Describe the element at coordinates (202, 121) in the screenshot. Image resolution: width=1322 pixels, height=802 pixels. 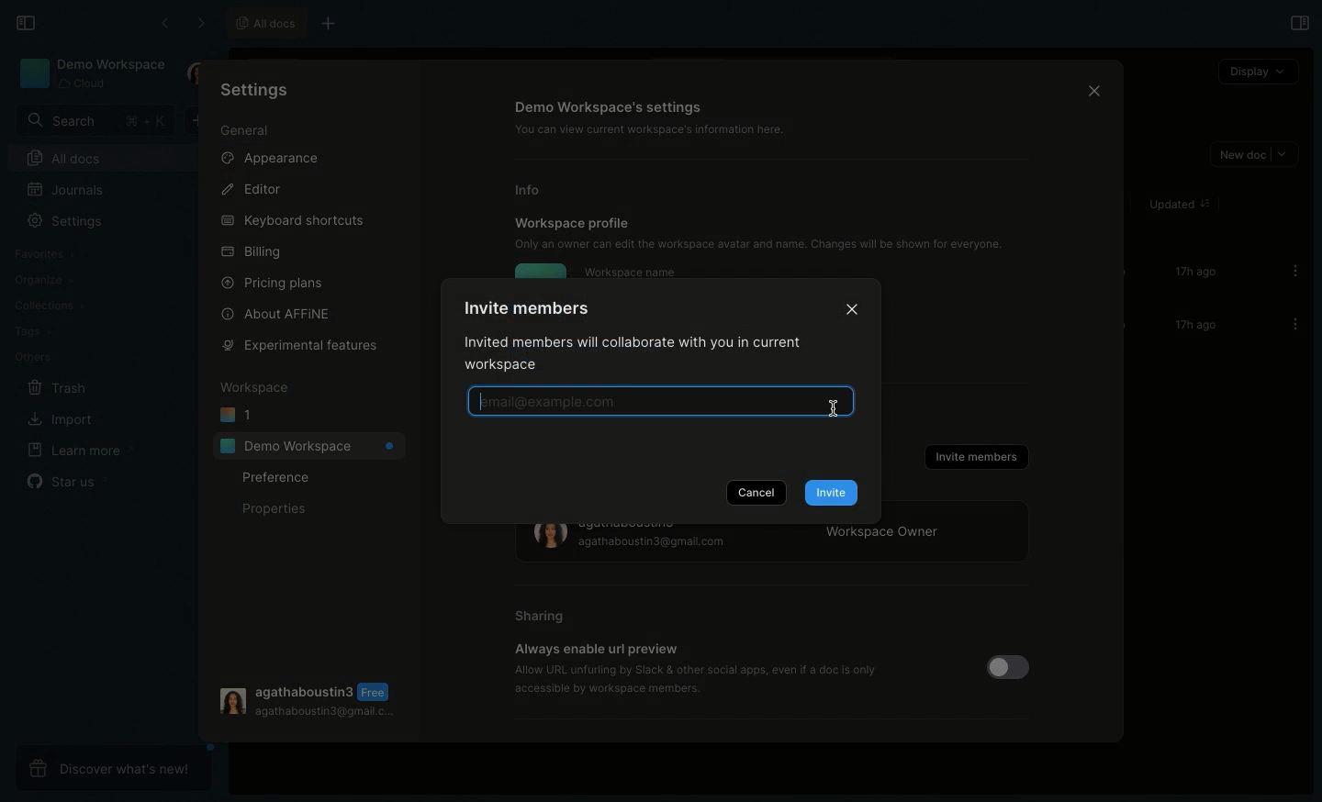
I see `New doc` at that location.